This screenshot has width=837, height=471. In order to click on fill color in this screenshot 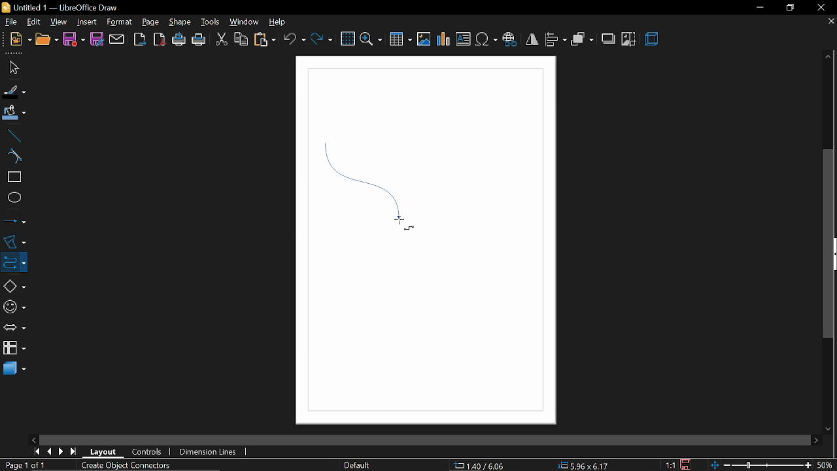, I will do `click(14, 113)`.